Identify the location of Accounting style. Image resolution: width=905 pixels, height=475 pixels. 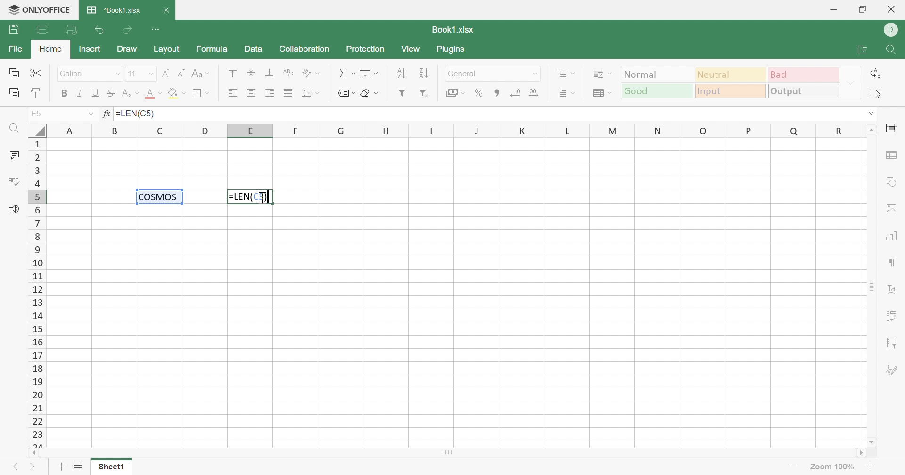
(457, 93).